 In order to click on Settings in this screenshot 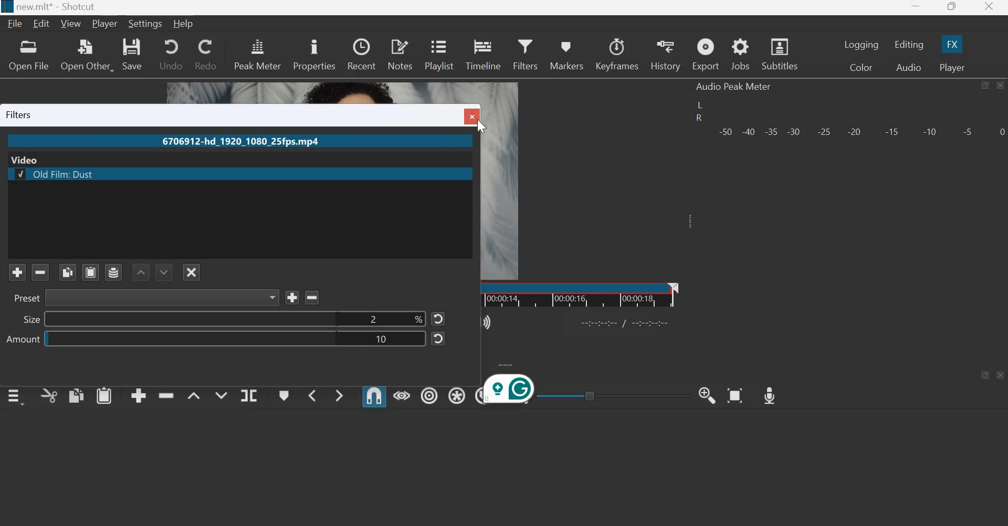, I will do `click(146, 23)`.